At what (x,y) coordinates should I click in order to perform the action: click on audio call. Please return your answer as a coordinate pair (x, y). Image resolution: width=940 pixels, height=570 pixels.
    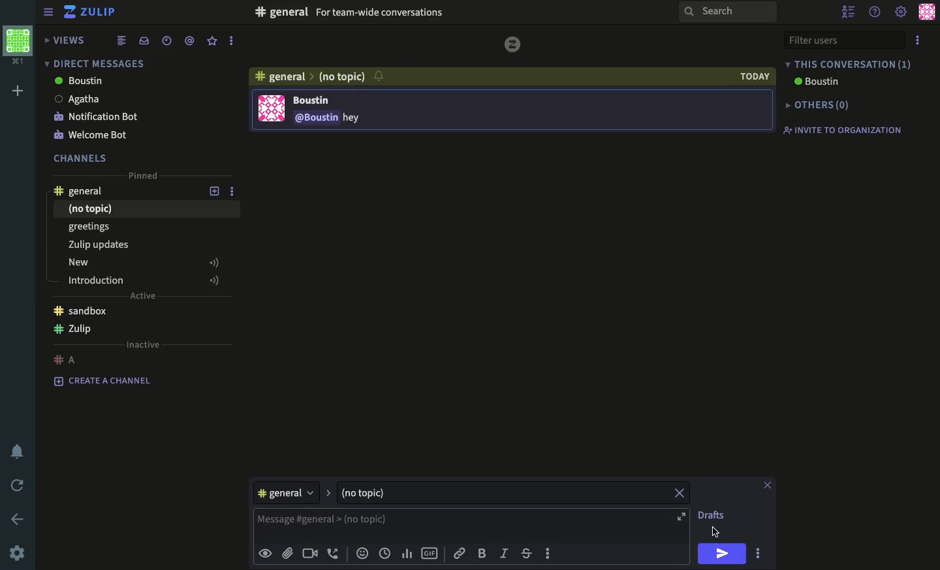
    Looking at the image, I should click on (334, 553).